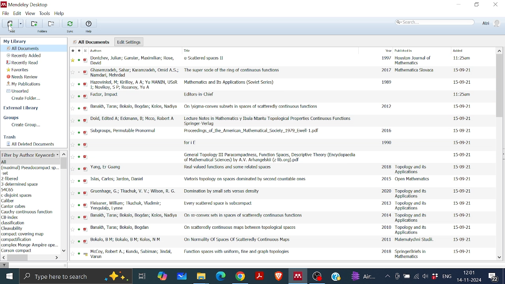 This screenshot has width=505, height=284. I want to click on File, so click(6, 13).